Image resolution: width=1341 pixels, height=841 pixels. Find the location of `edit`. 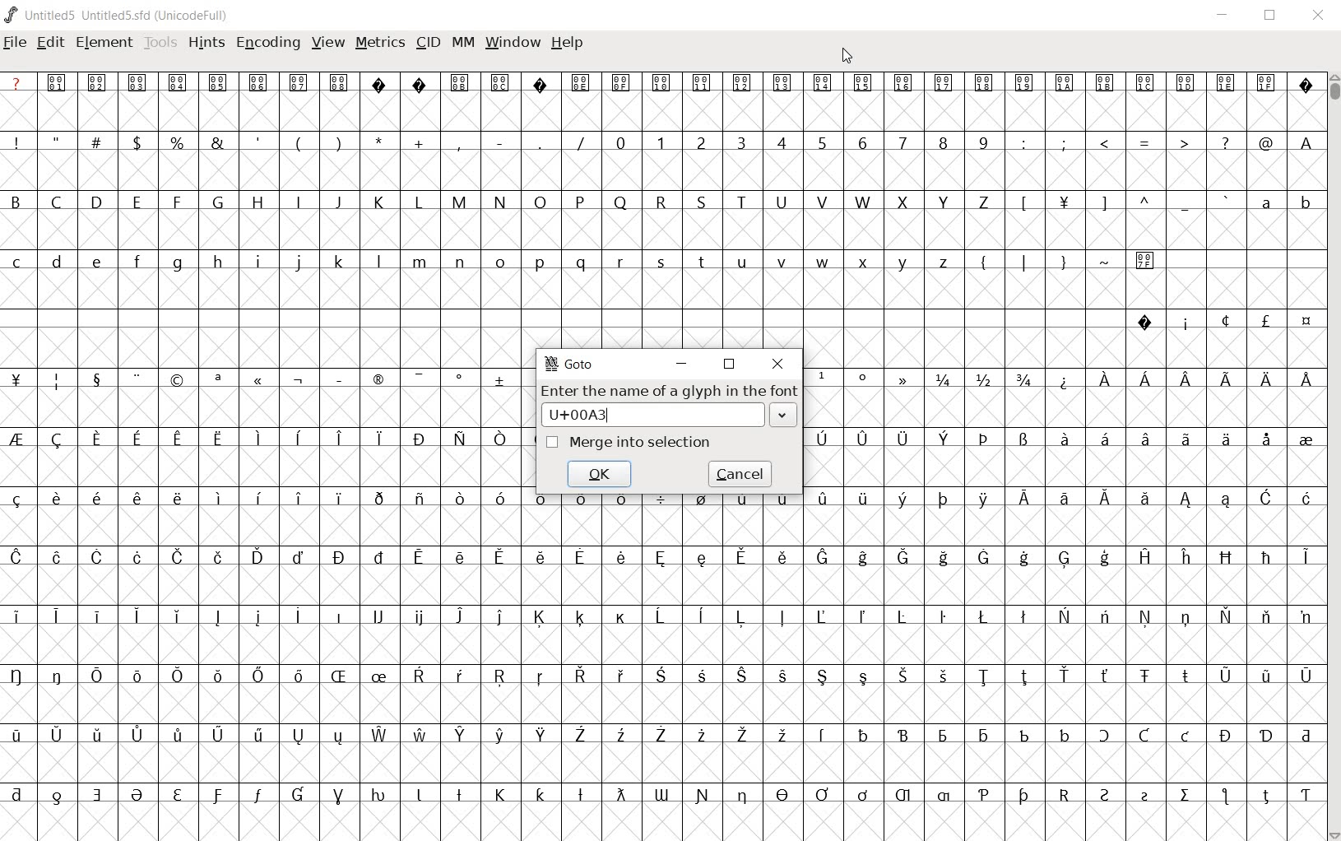

edit is located at coordinates (51, 44).